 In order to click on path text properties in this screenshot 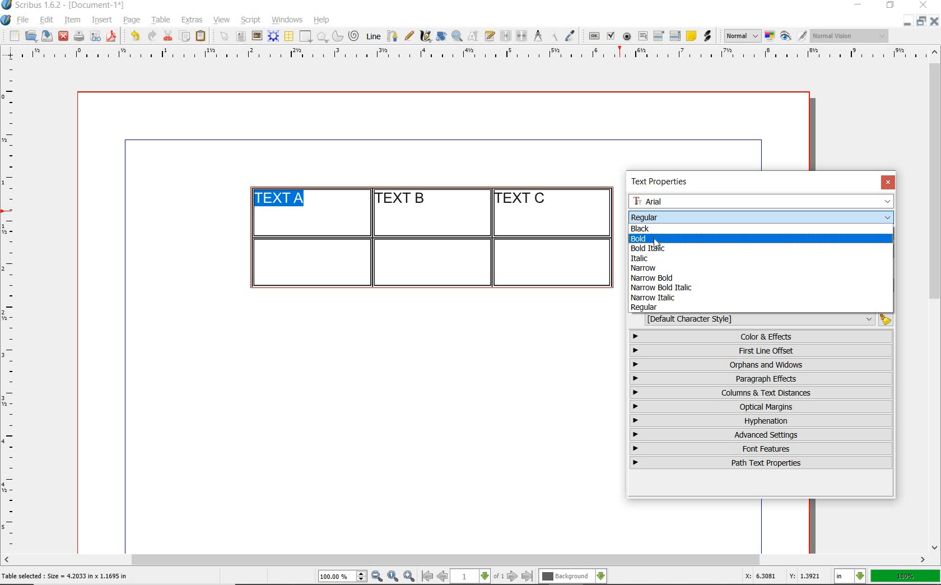, I will do `click(760, 463)`.